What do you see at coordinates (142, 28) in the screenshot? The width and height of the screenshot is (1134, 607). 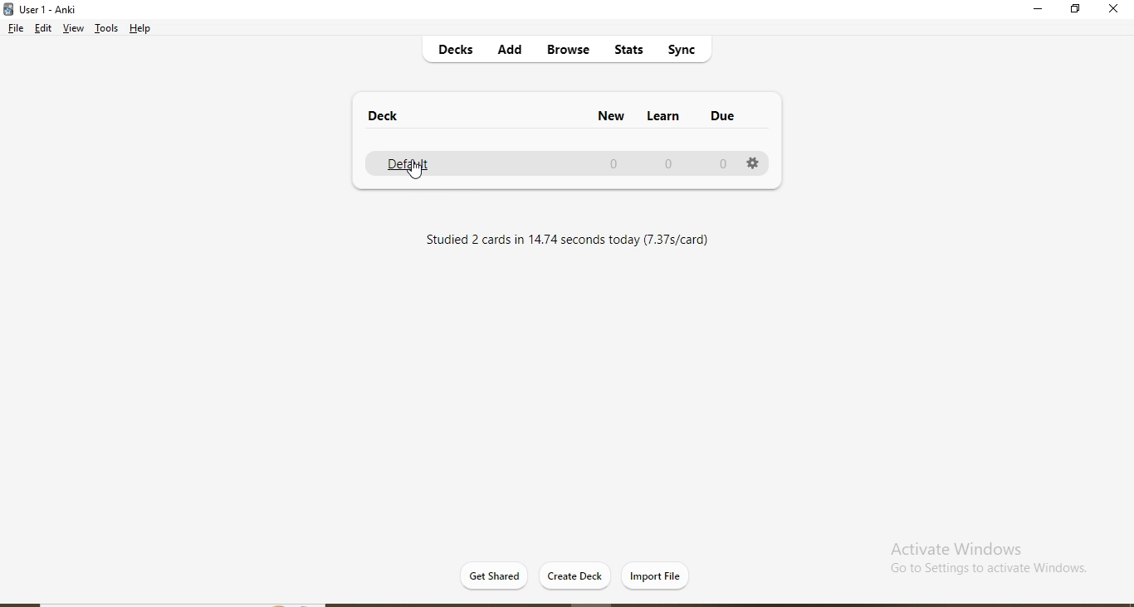 I see `help` at bounding box center [142, 28].